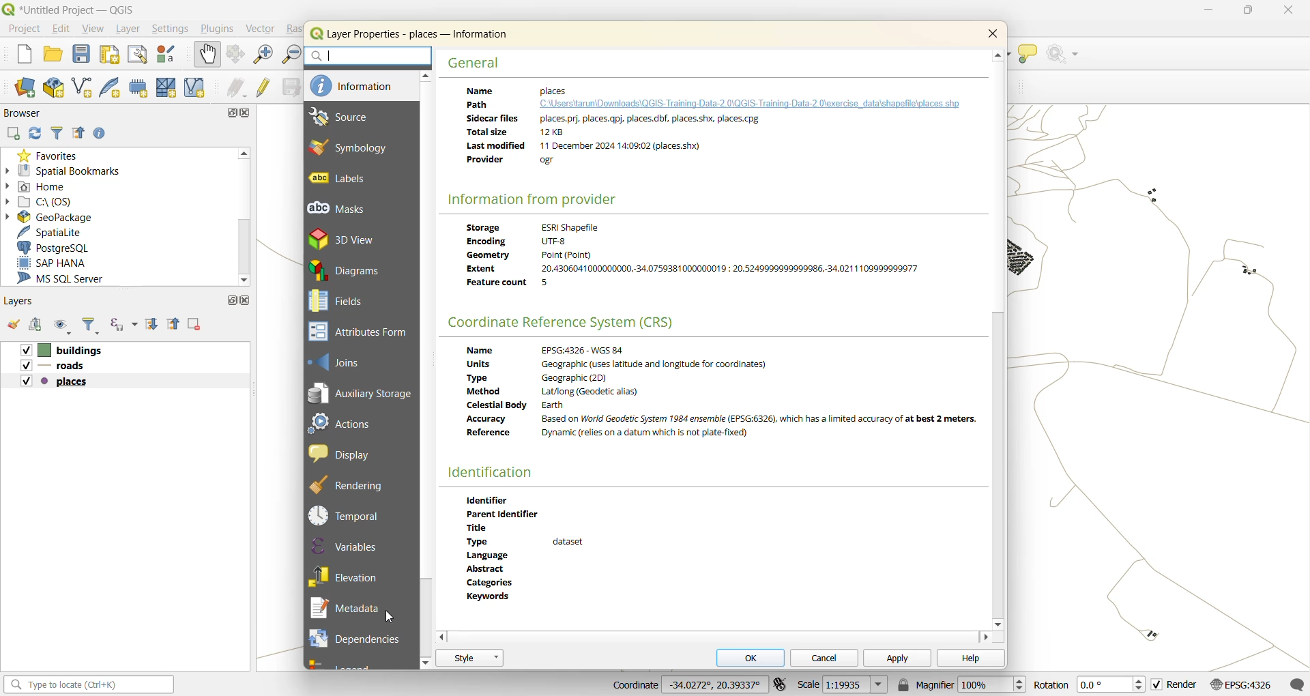  Describe the element at coordinates (1214, 10) in the screenshot. I see `minimize` at that location.